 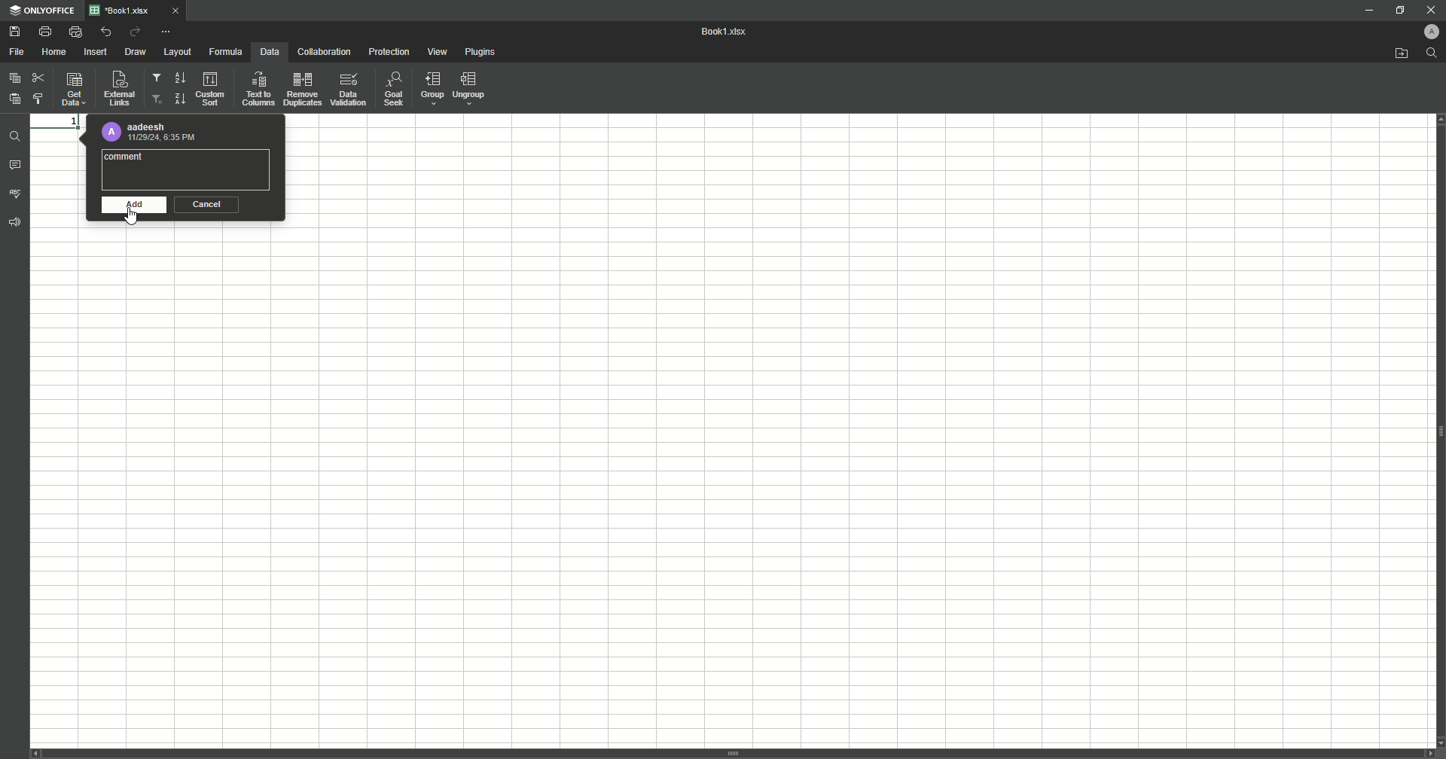 What do you see at coordinates (1394, 54) in the screenshot?
I see `Open from file` at bounding box center [1394, 54].